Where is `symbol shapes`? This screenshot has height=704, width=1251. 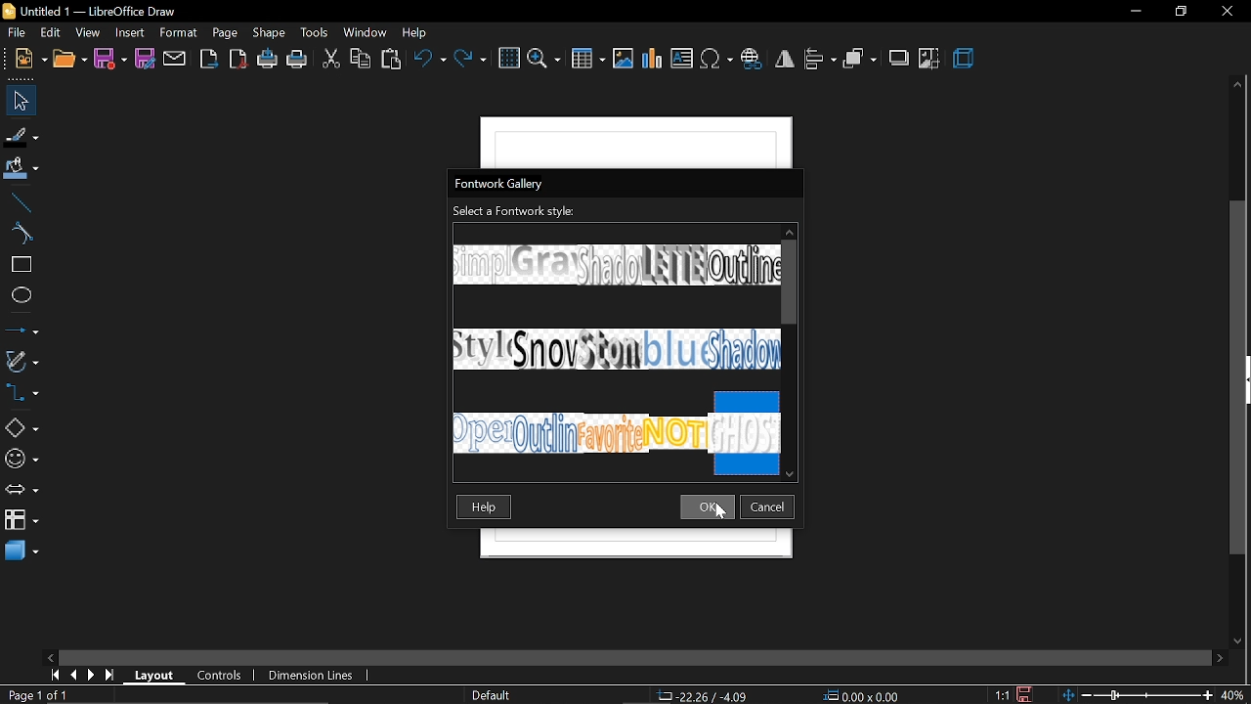 symbol shapes is located at coordinates (22, 461).